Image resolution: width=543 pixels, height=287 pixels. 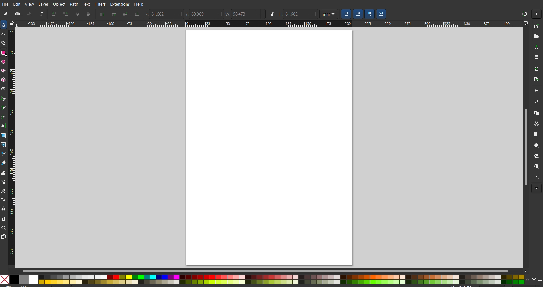 I want to click on increase/decrease, so click(x=313, y=14).